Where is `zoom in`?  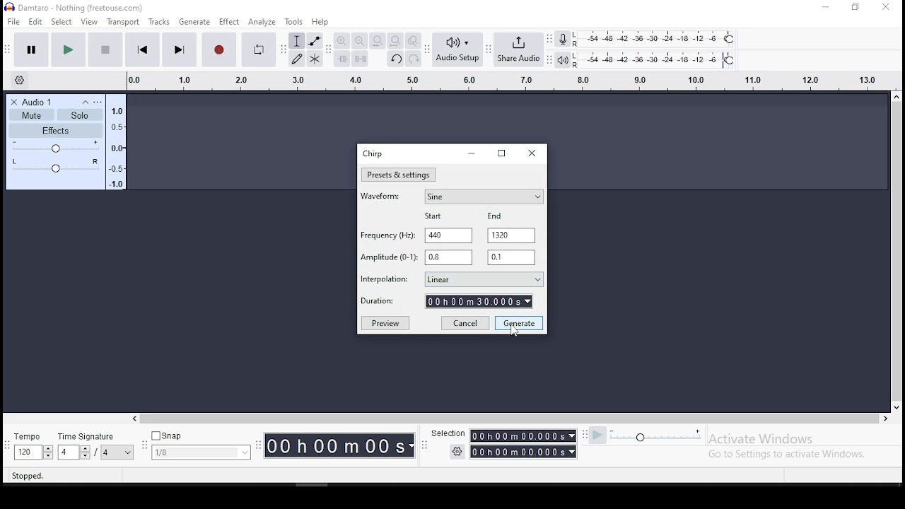
zoom in is located at coordinates (341, 41).